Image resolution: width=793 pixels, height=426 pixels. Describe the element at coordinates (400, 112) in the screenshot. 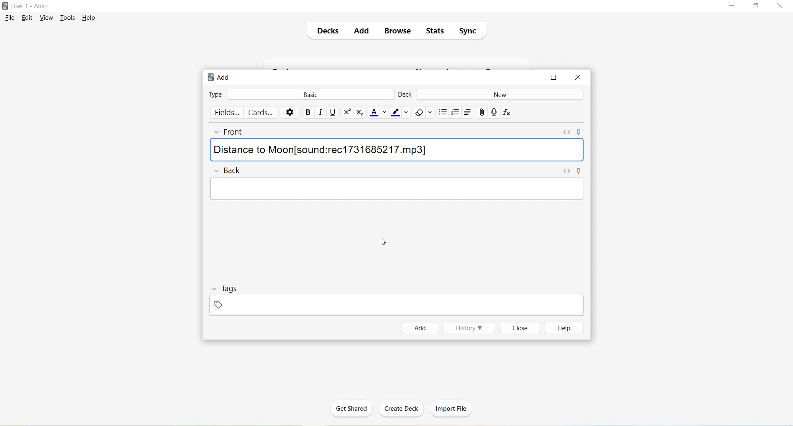

I see `Text highlight color` at that location.